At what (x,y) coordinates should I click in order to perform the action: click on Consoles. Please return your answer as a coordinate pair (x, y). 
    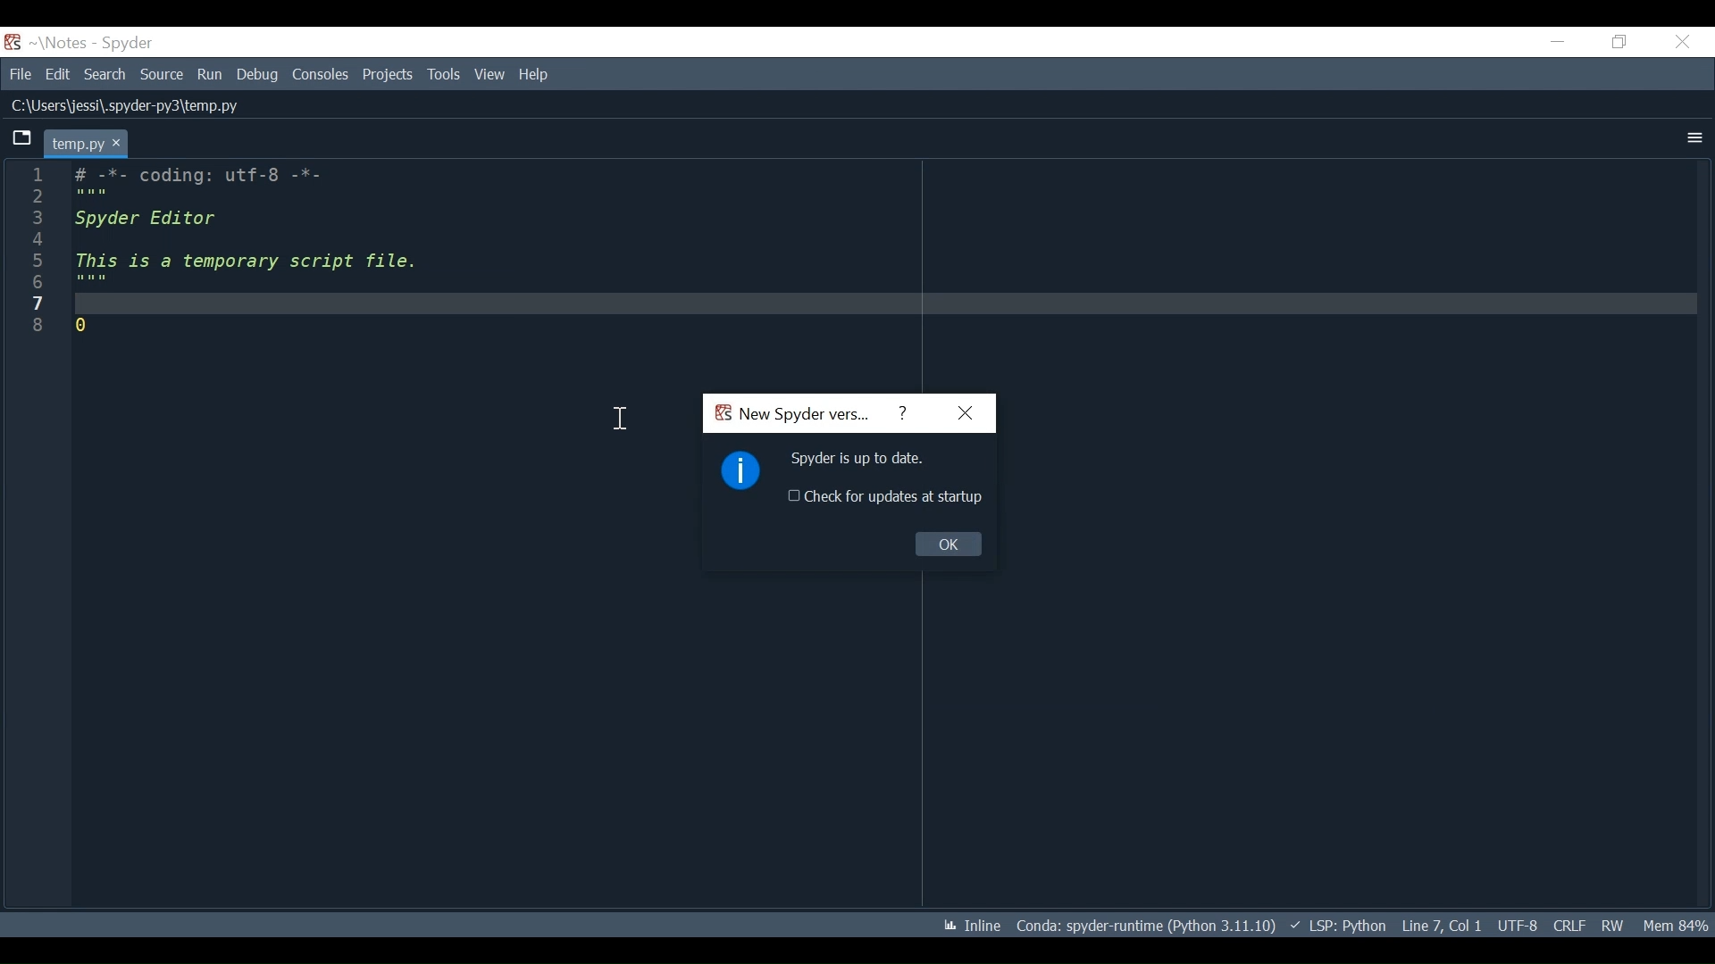
    Looking at the image, I should click on (322, 74).